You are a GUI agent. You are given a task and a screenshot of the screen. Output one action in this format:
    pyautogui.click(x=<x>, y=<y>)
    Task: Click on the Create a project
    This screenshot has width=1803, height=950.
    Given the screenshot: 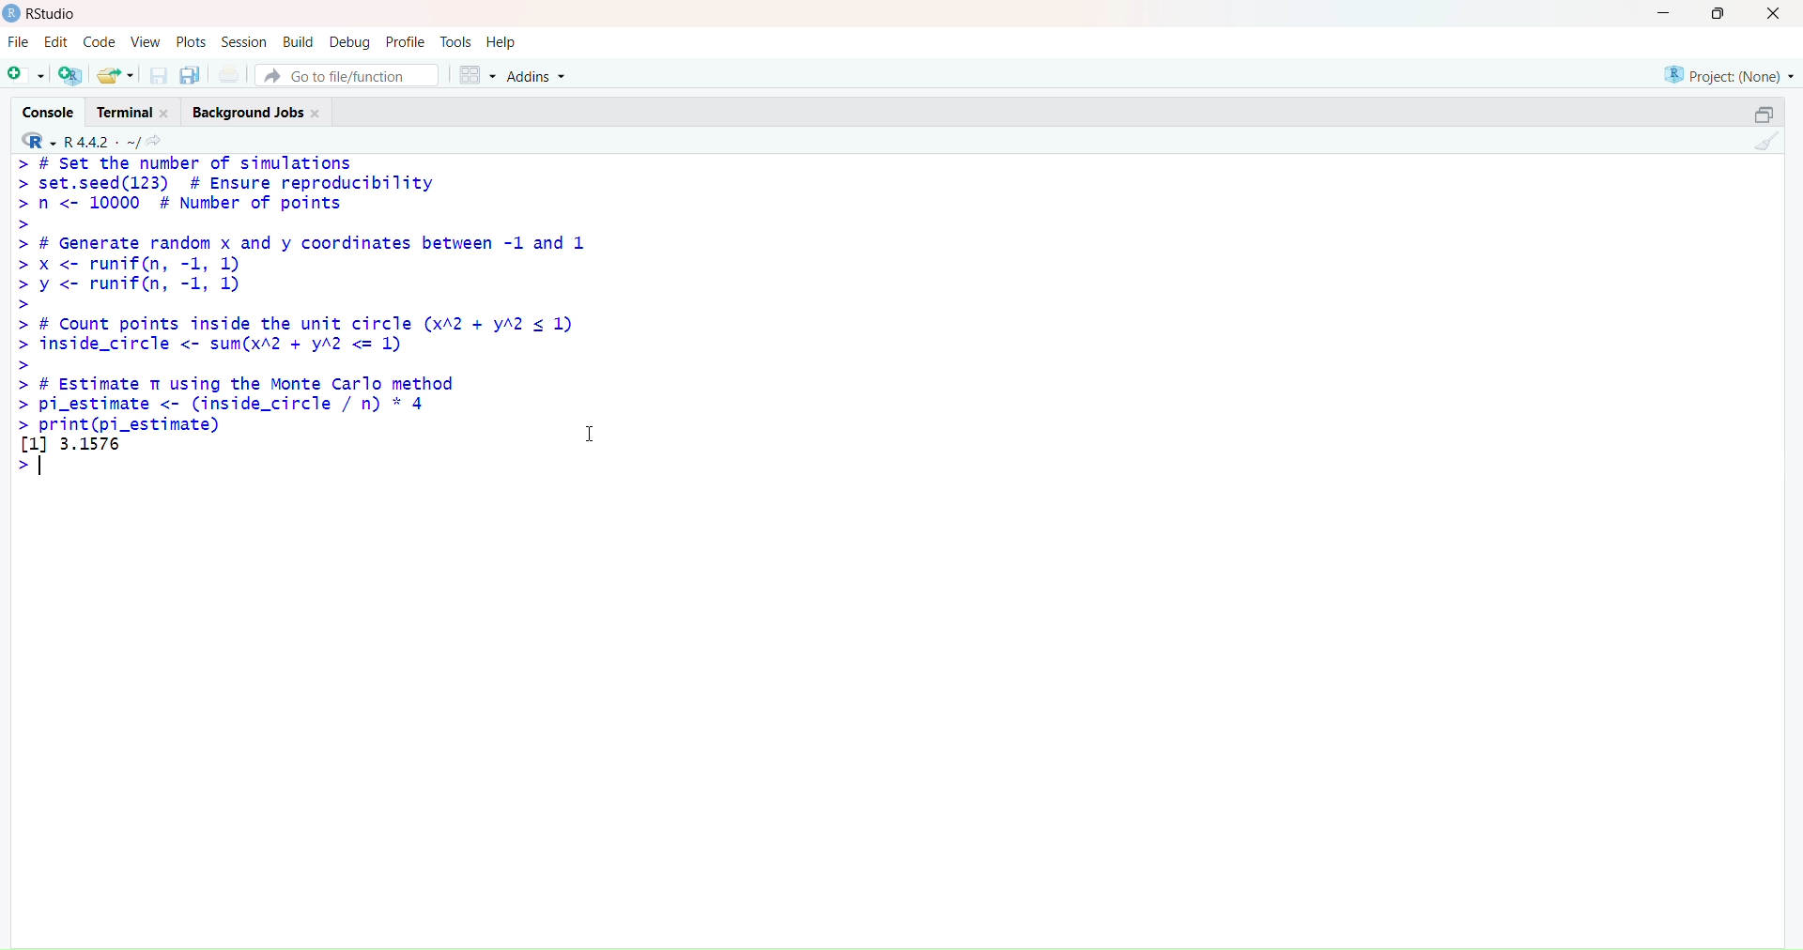 What is the action you would take?
    pyautogui.click(x=74, y=72)
    